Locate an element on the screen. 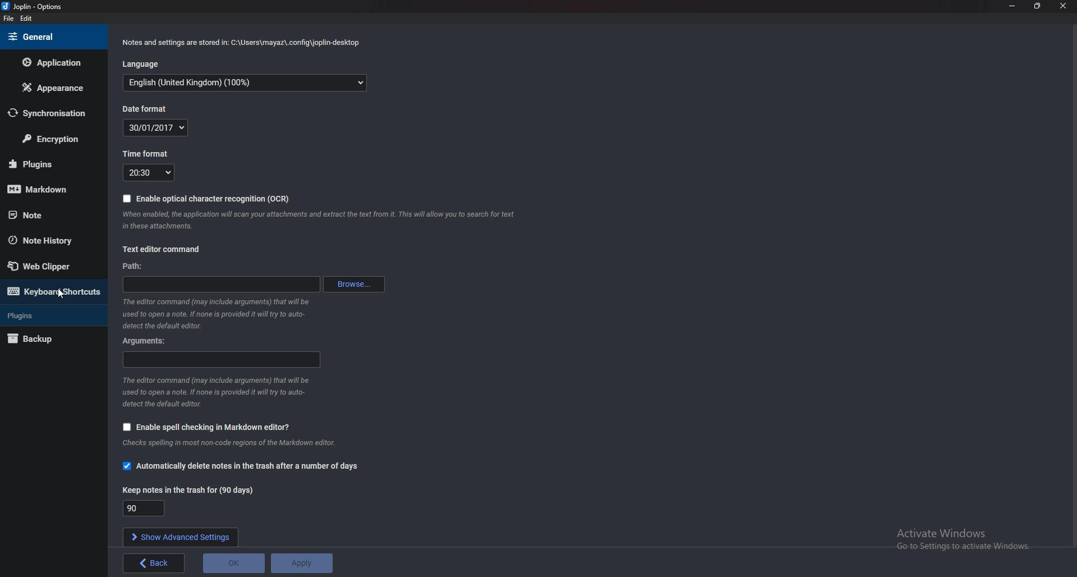 The image size is (1077, 577). Plugins is located at coordinates (47, 163).